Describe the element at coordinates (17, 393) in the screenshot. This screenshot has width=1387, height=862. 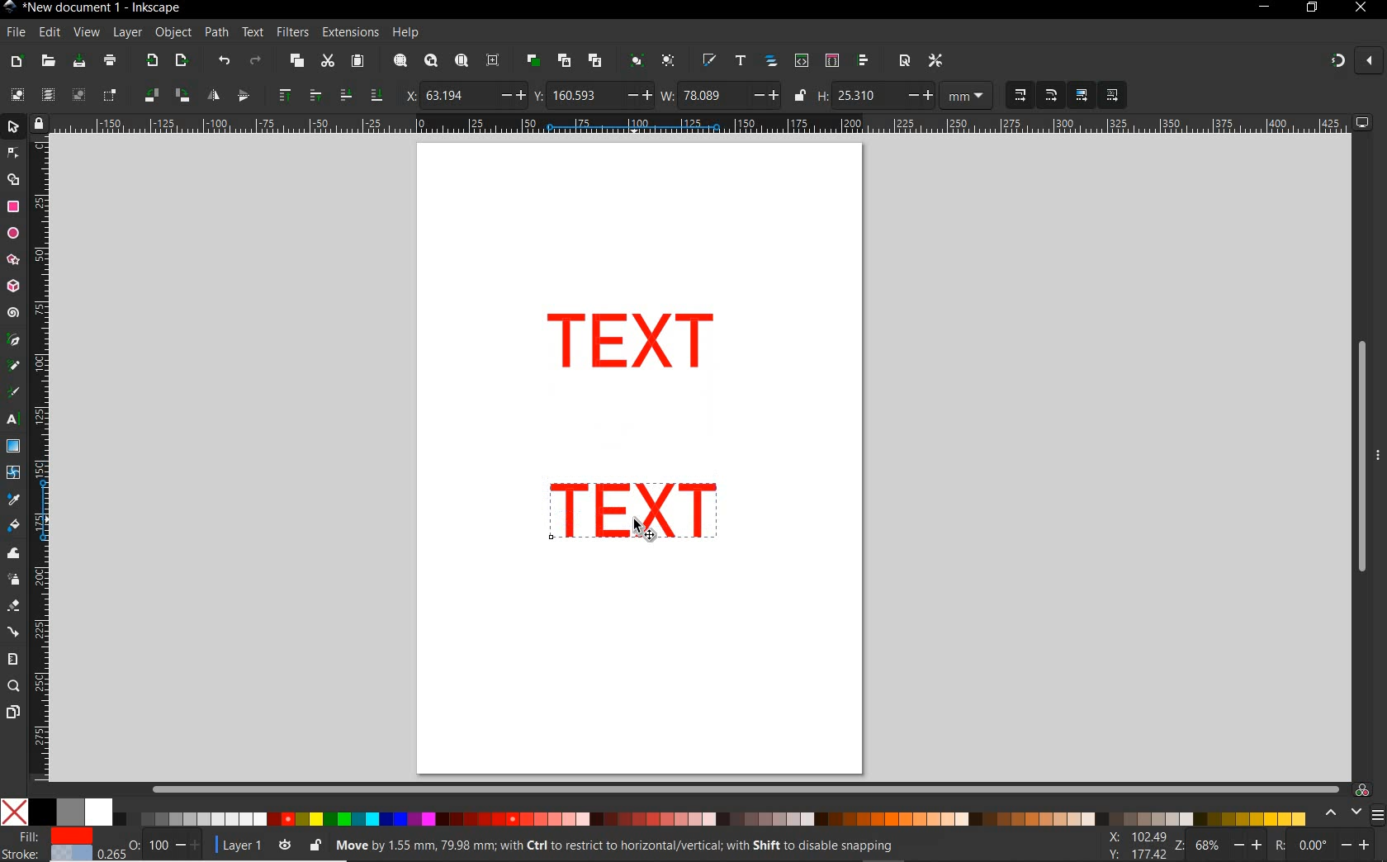
I see `calligraphy tool` at that location.